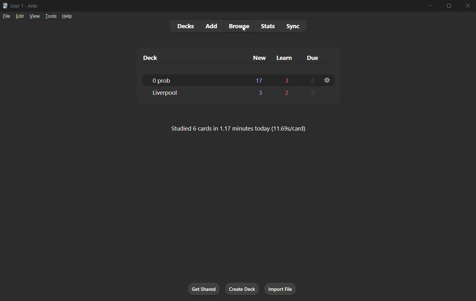  Describe the element at coordinates (243, 290) in the screenshot. I see `create deck` at that location.